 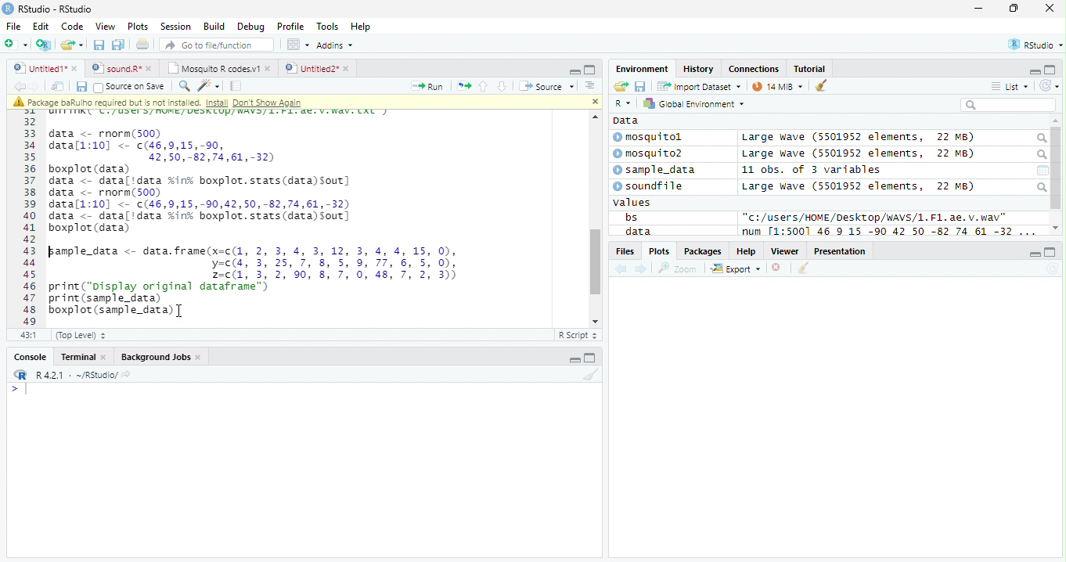 What do you see at coordinates (980, 8) in the screenshot?
I see `minimize` at bounding box center [980, 8].